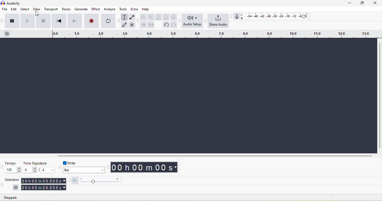 The height and width of the screenshot is (201, 382). Describe the element at coordinates (10, 198) in the screenshot. I see `status: stopped` at that location.